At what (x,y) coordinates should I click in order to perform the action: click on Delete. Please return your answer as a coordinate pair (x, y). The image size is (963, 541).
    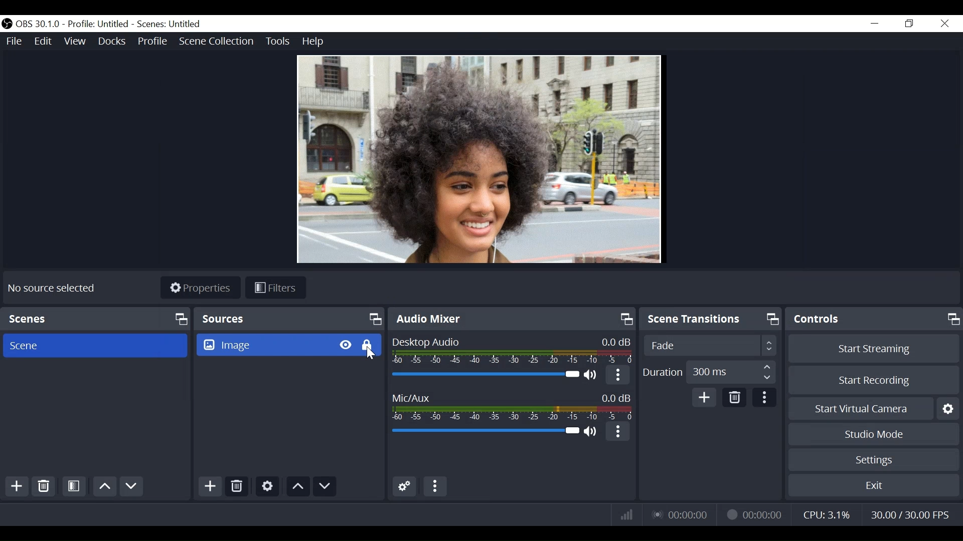
    Looking at the image, I should click on (45, 487).